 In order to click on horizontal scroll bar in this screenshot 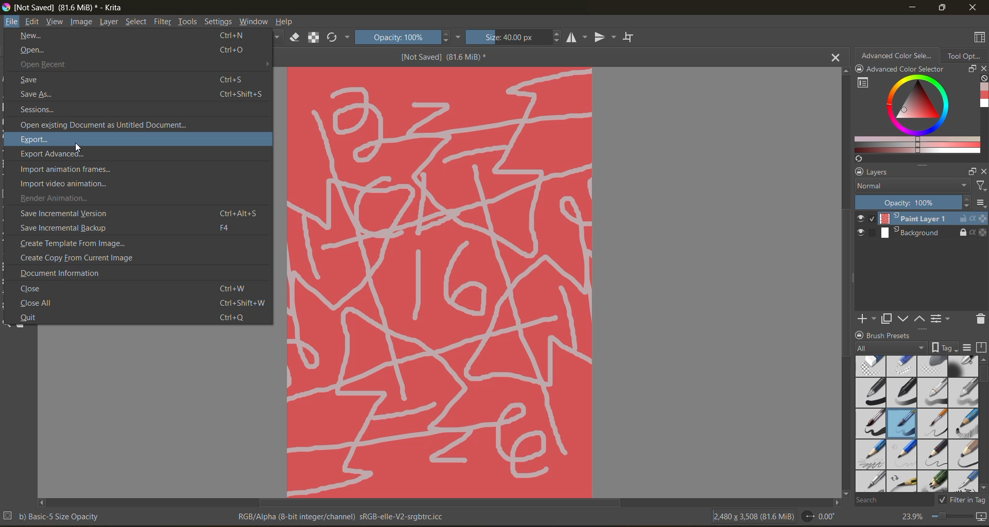, I will do `click(439, 503)`.